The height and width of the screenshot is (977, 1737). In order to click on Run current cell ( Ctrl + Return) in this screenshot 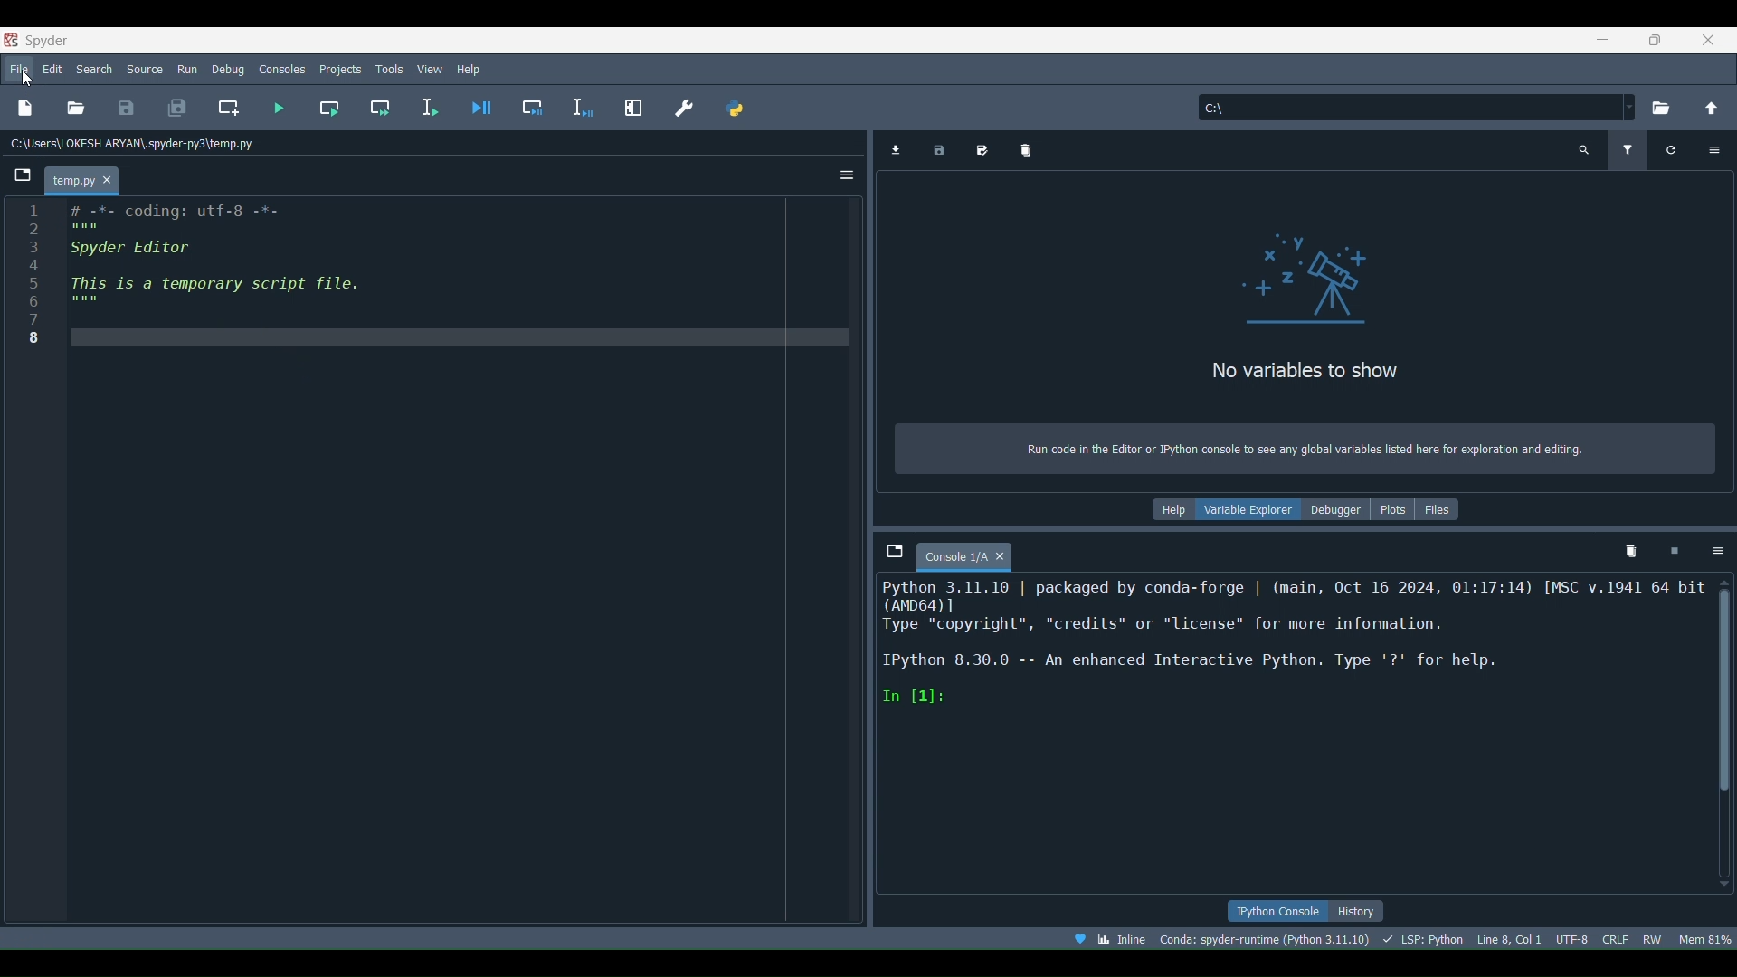, I will do `click(321, 108)`.